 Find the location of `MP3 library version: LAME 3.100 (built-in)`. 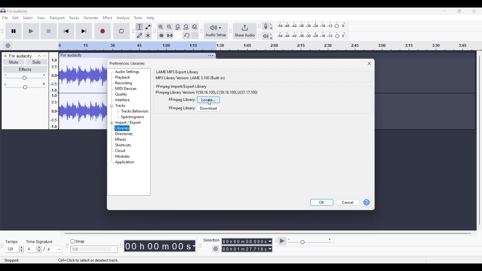

MP3 library version: LAME 3.100 (built-in) is located at coordinates (190, 78).